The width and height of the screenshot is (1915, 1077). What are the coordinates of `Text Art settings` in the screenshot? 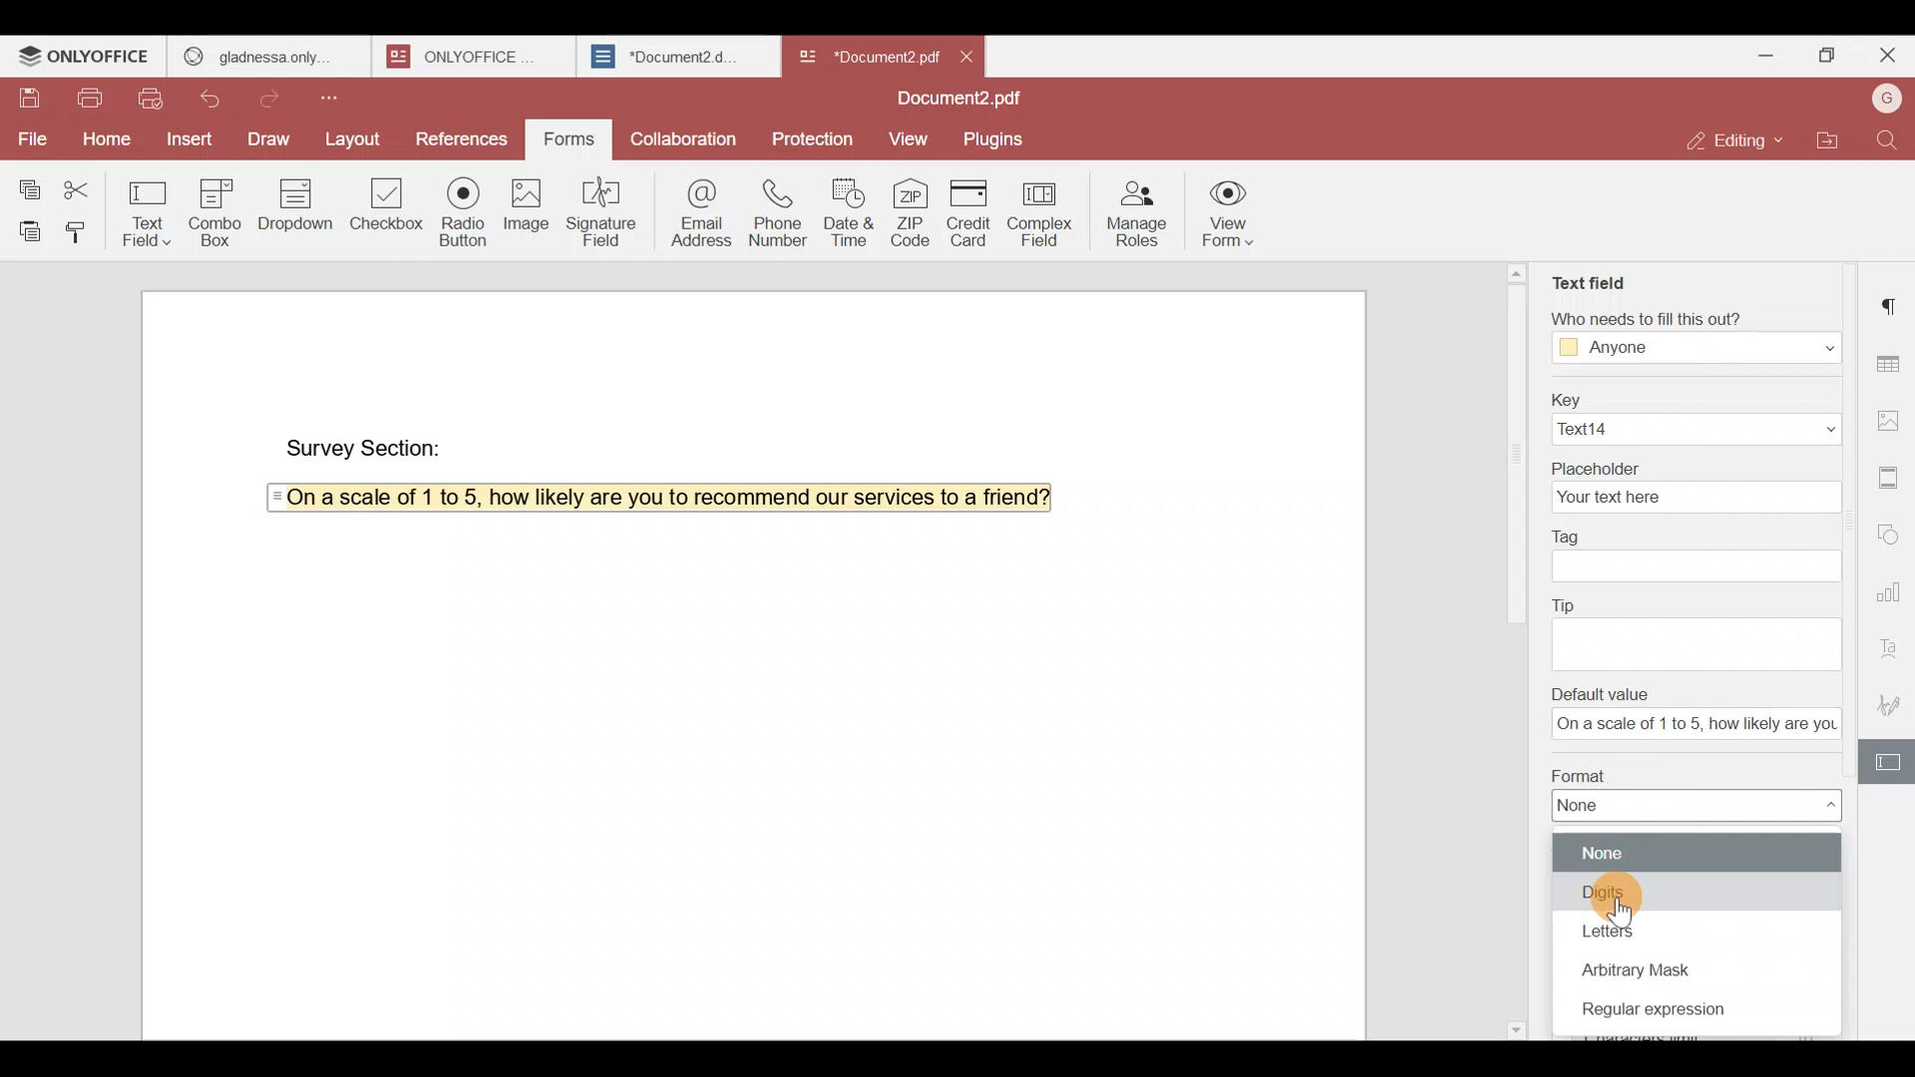 It's located at (1892, 645).